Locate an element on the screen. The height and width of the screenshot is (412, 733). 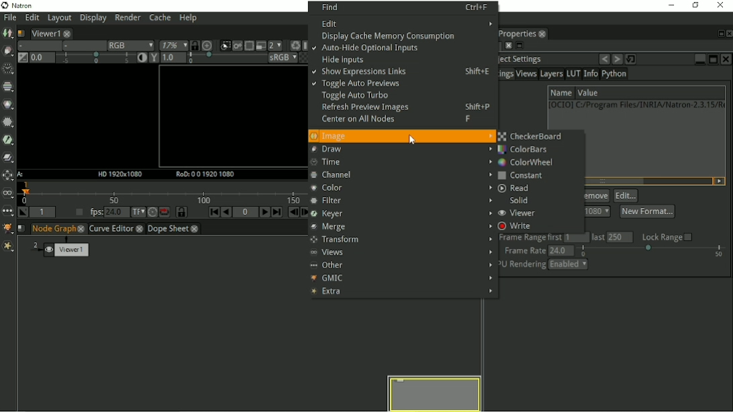
Image is located at coordinates (8, 34).